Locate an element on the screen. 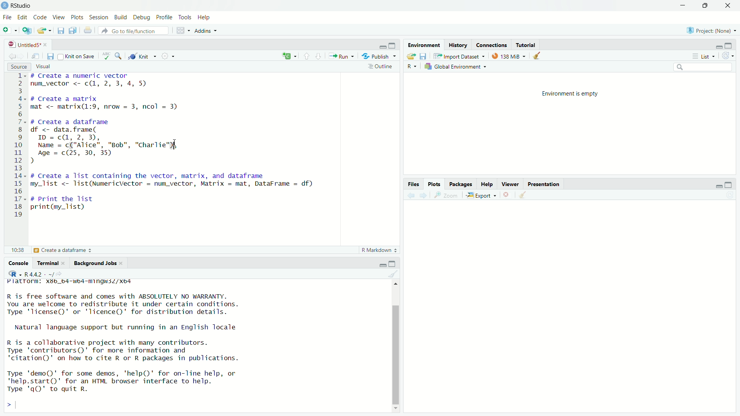 The height and width of the screenshot is (416, 740). Terminal is located at coordinates (50, 262).